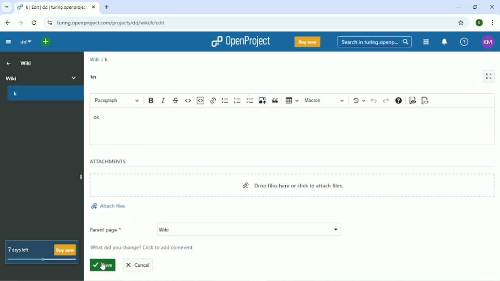 The height and width of the screenshot is (281, 500). What do you see at coordinates (49, 23) in the screenshot?
I see `View site information` at bounding box center [49, 23].